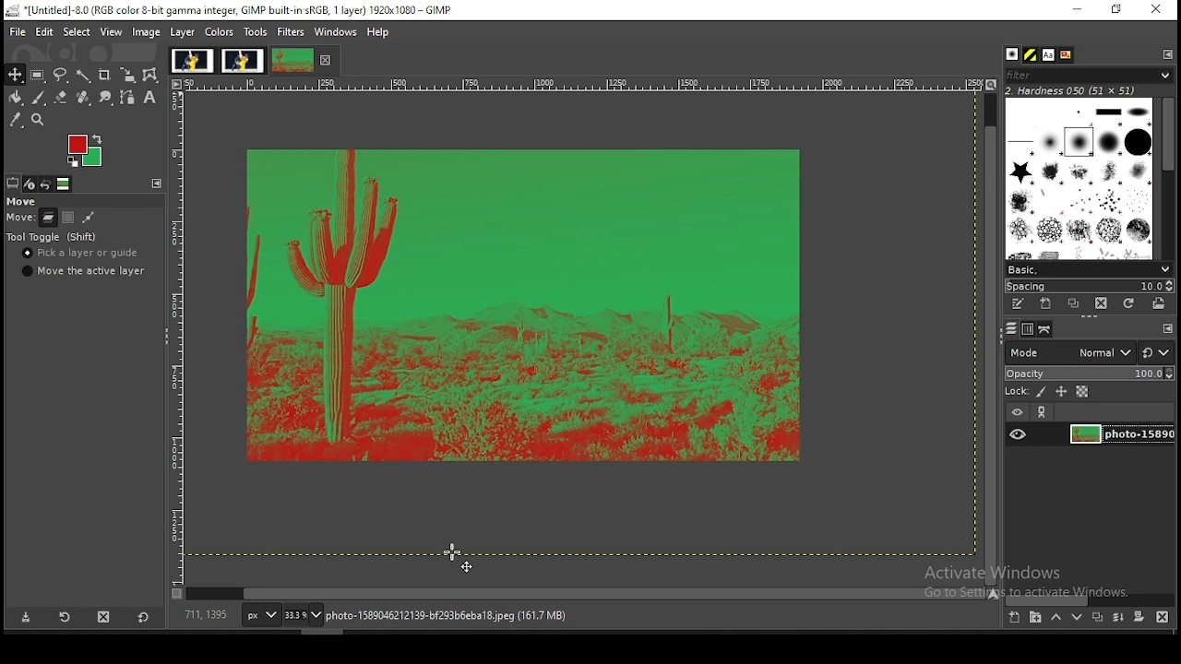  Describe the element at coordinates (1096, 617) in the screenshot. I see `duplicate this layer` at that location.